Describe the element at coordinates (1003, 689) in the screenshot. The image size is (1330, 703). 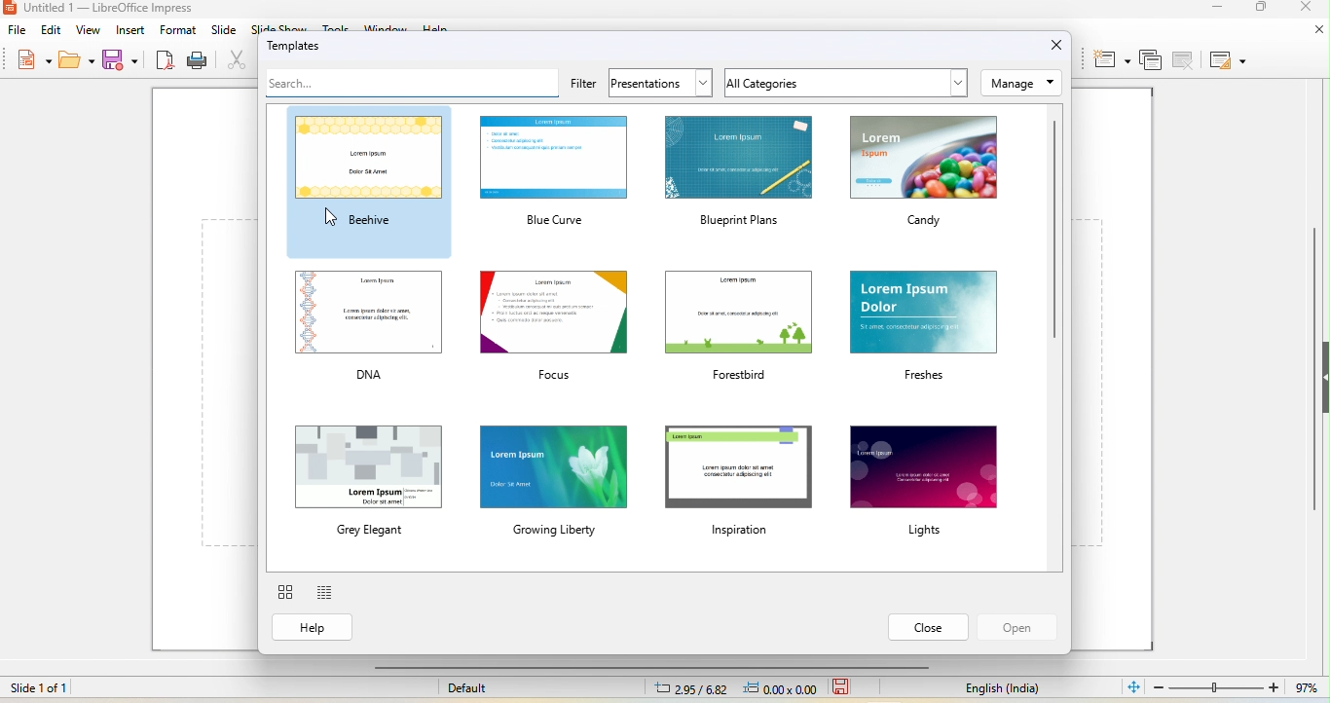
I see `English (India)` at that location.